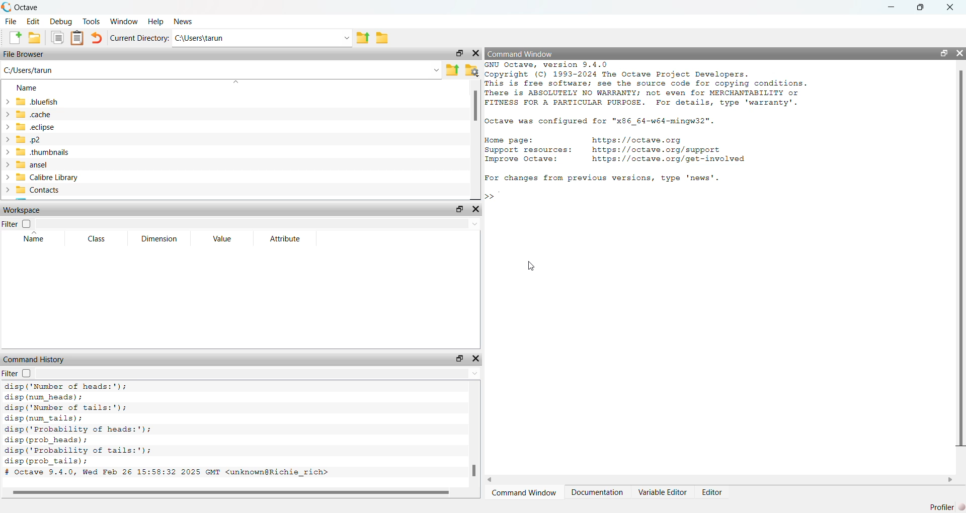 Image resolution: width=966 pixels, height=513 pixels. Describe the element at coordinates (436, 70) in the screenshot. I see `Enter the path or filename` at that location.